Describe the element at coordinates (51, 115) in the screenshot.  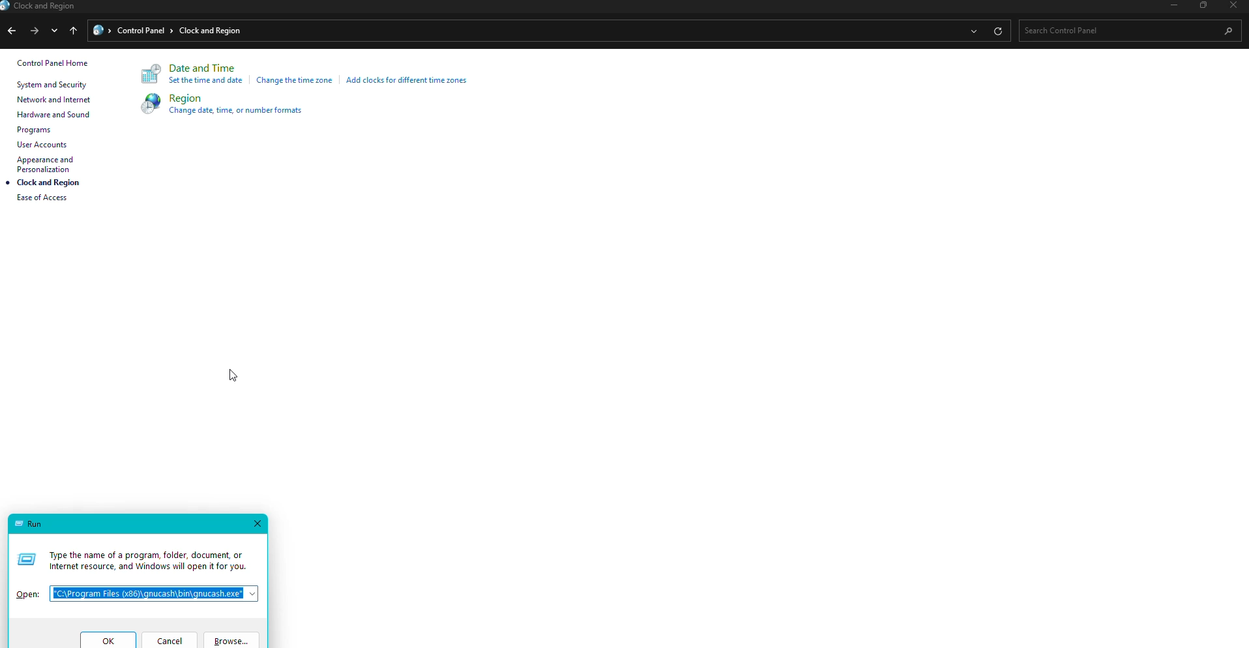
I see `Hardware and sound` at that location.